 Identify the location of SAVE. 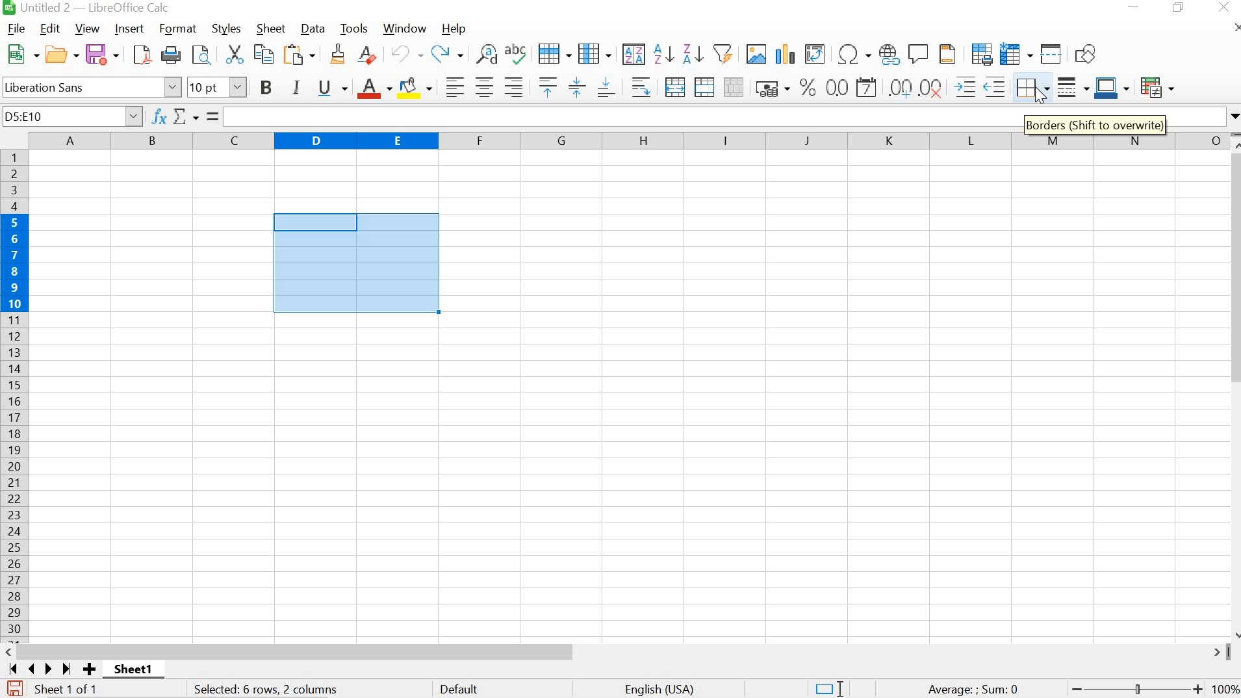
(13, 688).